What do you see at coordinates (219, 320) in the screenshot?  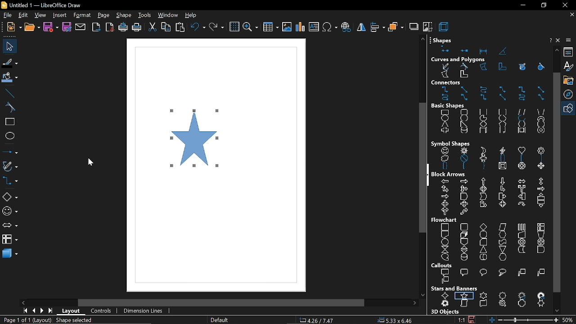 I see `page style` at bounding box center [219, 320].